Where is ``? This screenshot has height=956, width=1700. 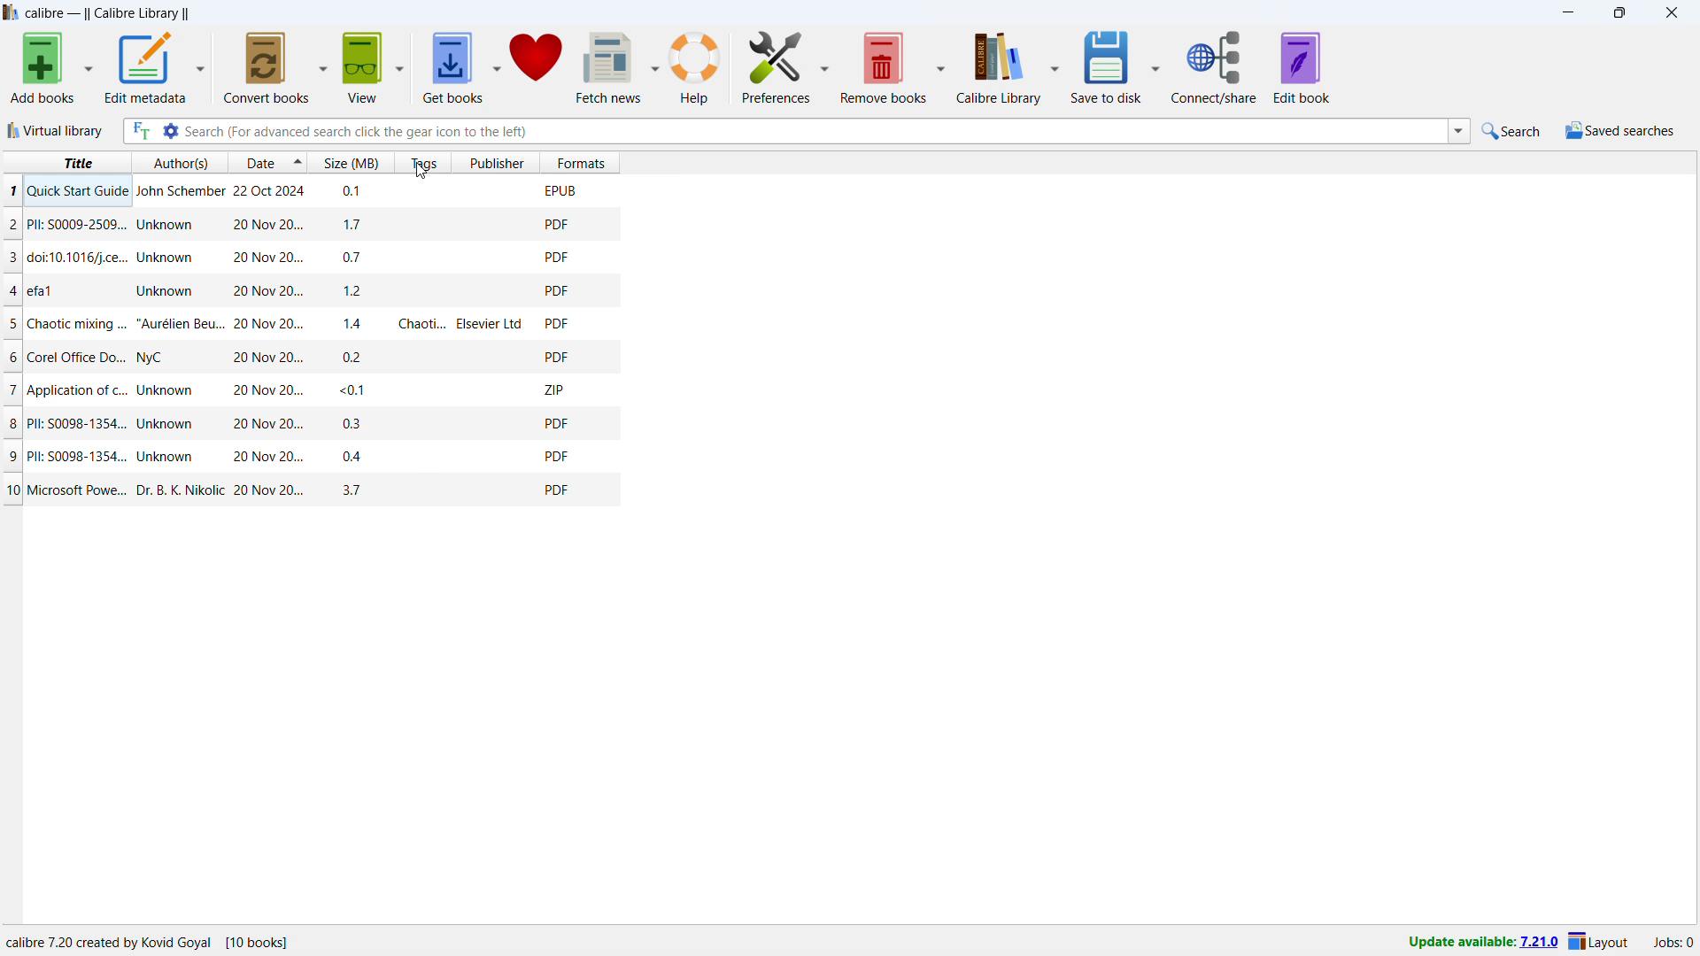
 is located at coordinates (537, 66).